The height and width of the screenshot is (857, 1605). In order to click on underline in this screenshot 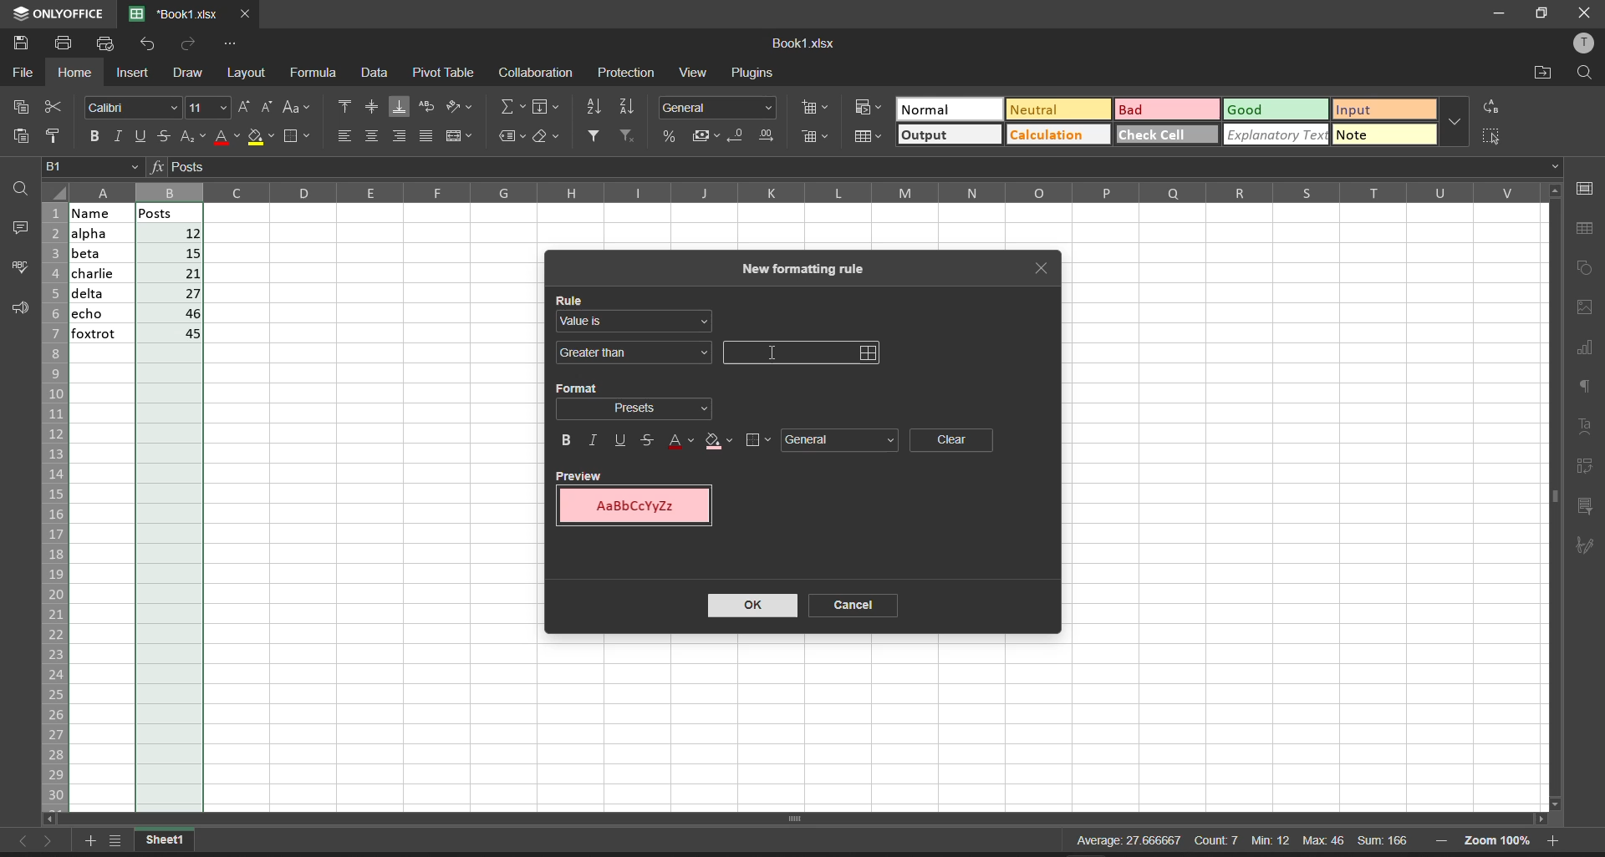, I will do `click(622, 439)`.